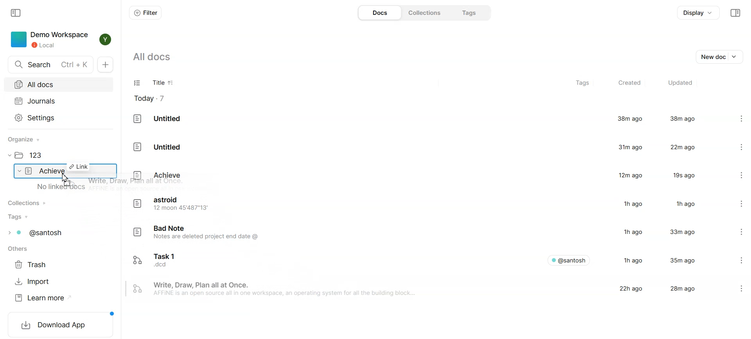  What do you see at coordinates (629, 83) in the screenshot?
I see `Created` at bounding box center [629, 83].